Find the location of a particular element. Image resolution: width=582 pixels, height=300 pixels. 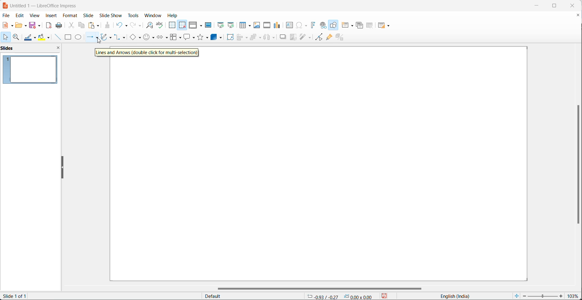

insert audio and video is located at coordinates (267, 25).